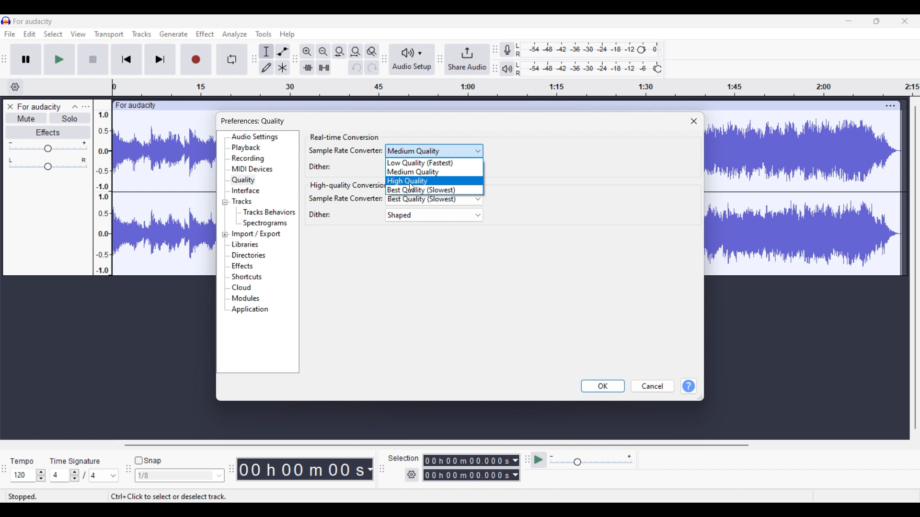  I want to click on Collapse, so click(75, 107).